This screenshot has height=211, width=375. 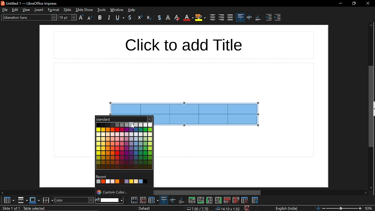 I want to click on text color, so click(x=159, y=18).